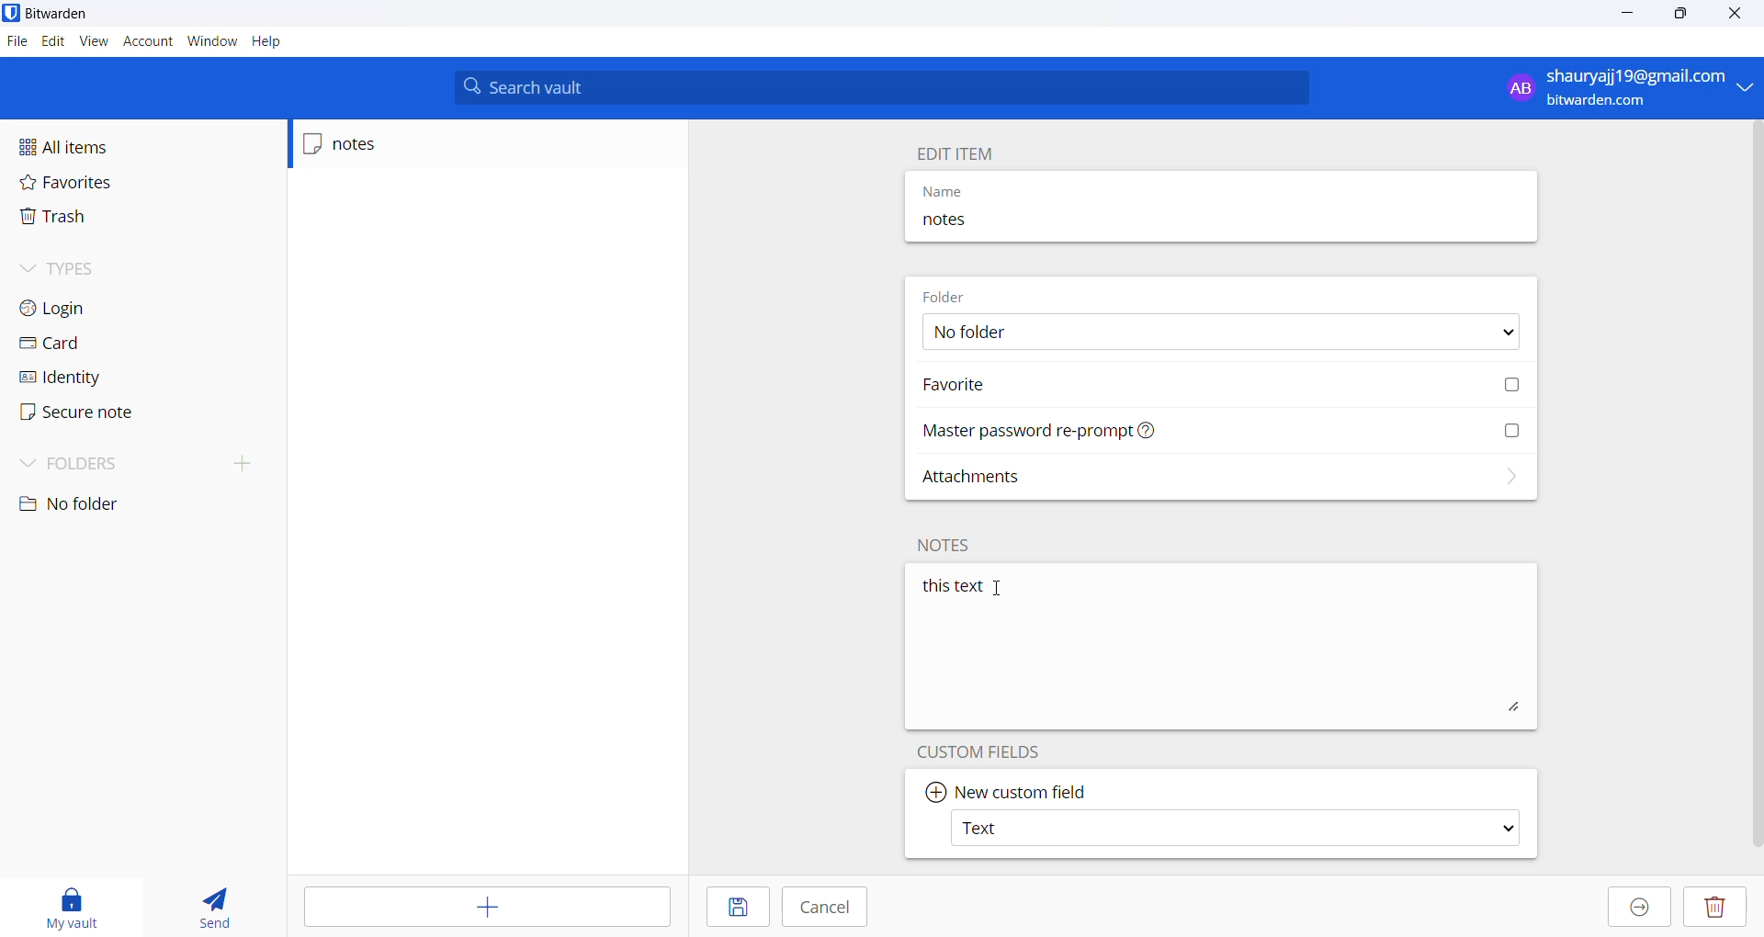  Describe the element at coordinates (826, 908) in the screenshot. I see `cancel` at that location.